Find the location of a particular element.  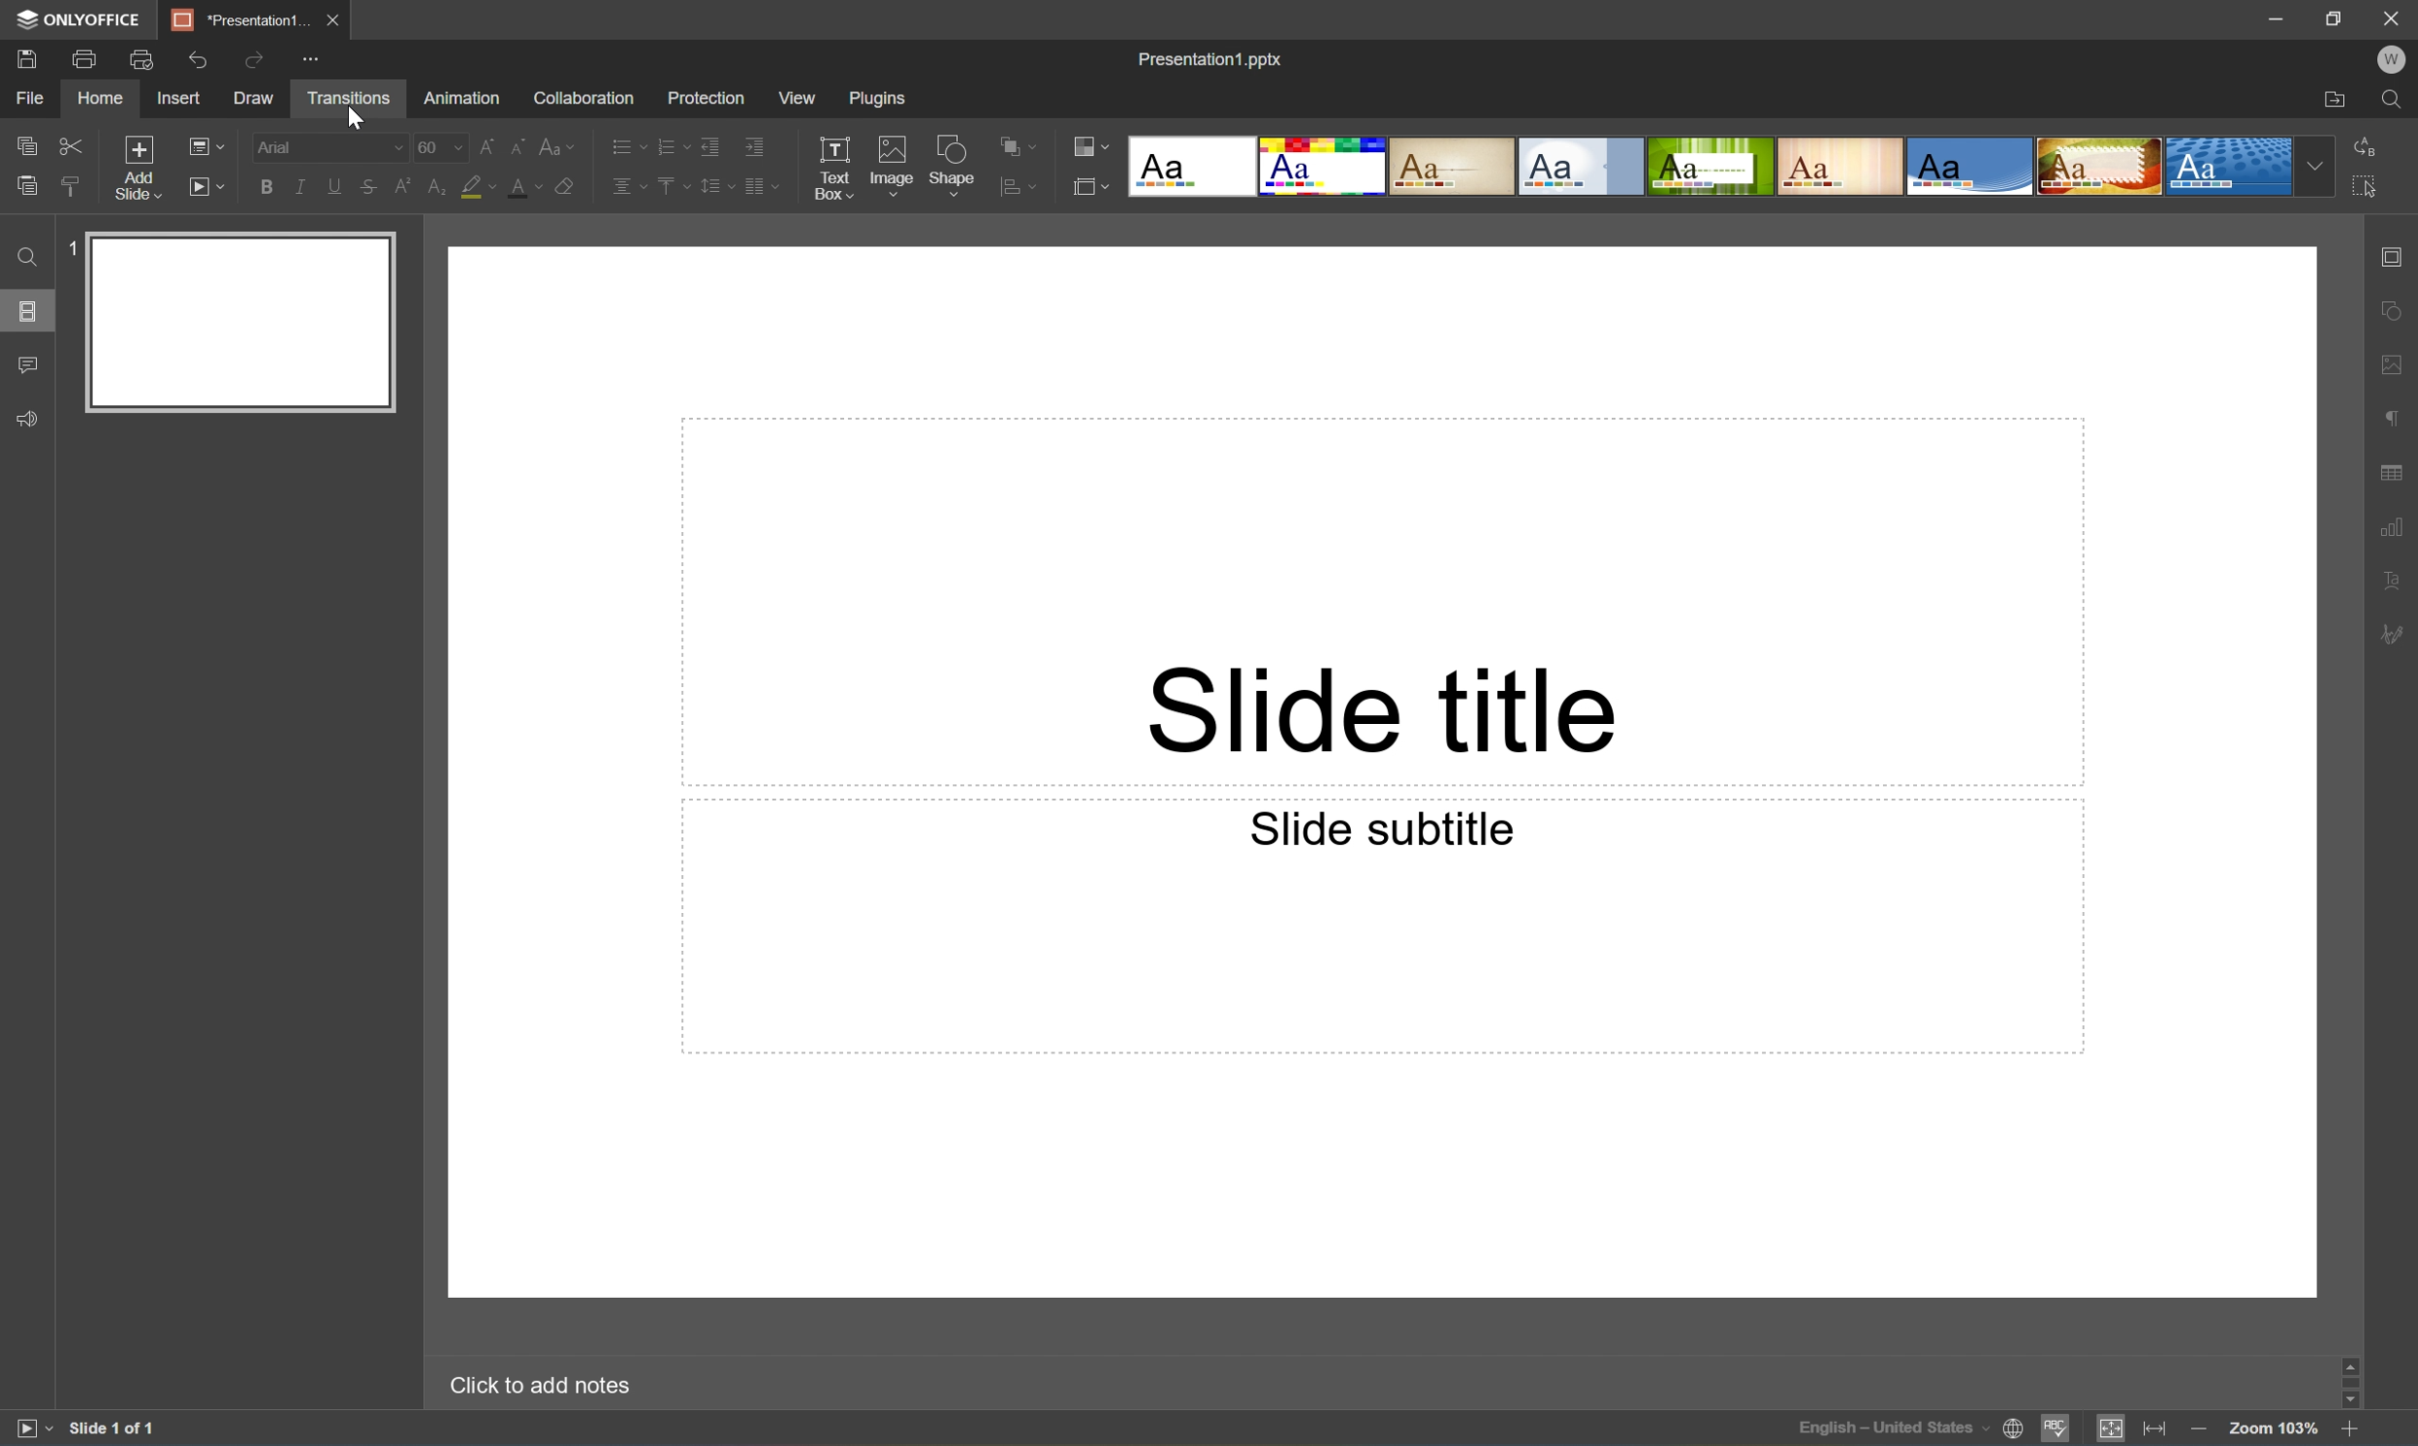

Draw is located at coordinates (260, 101).